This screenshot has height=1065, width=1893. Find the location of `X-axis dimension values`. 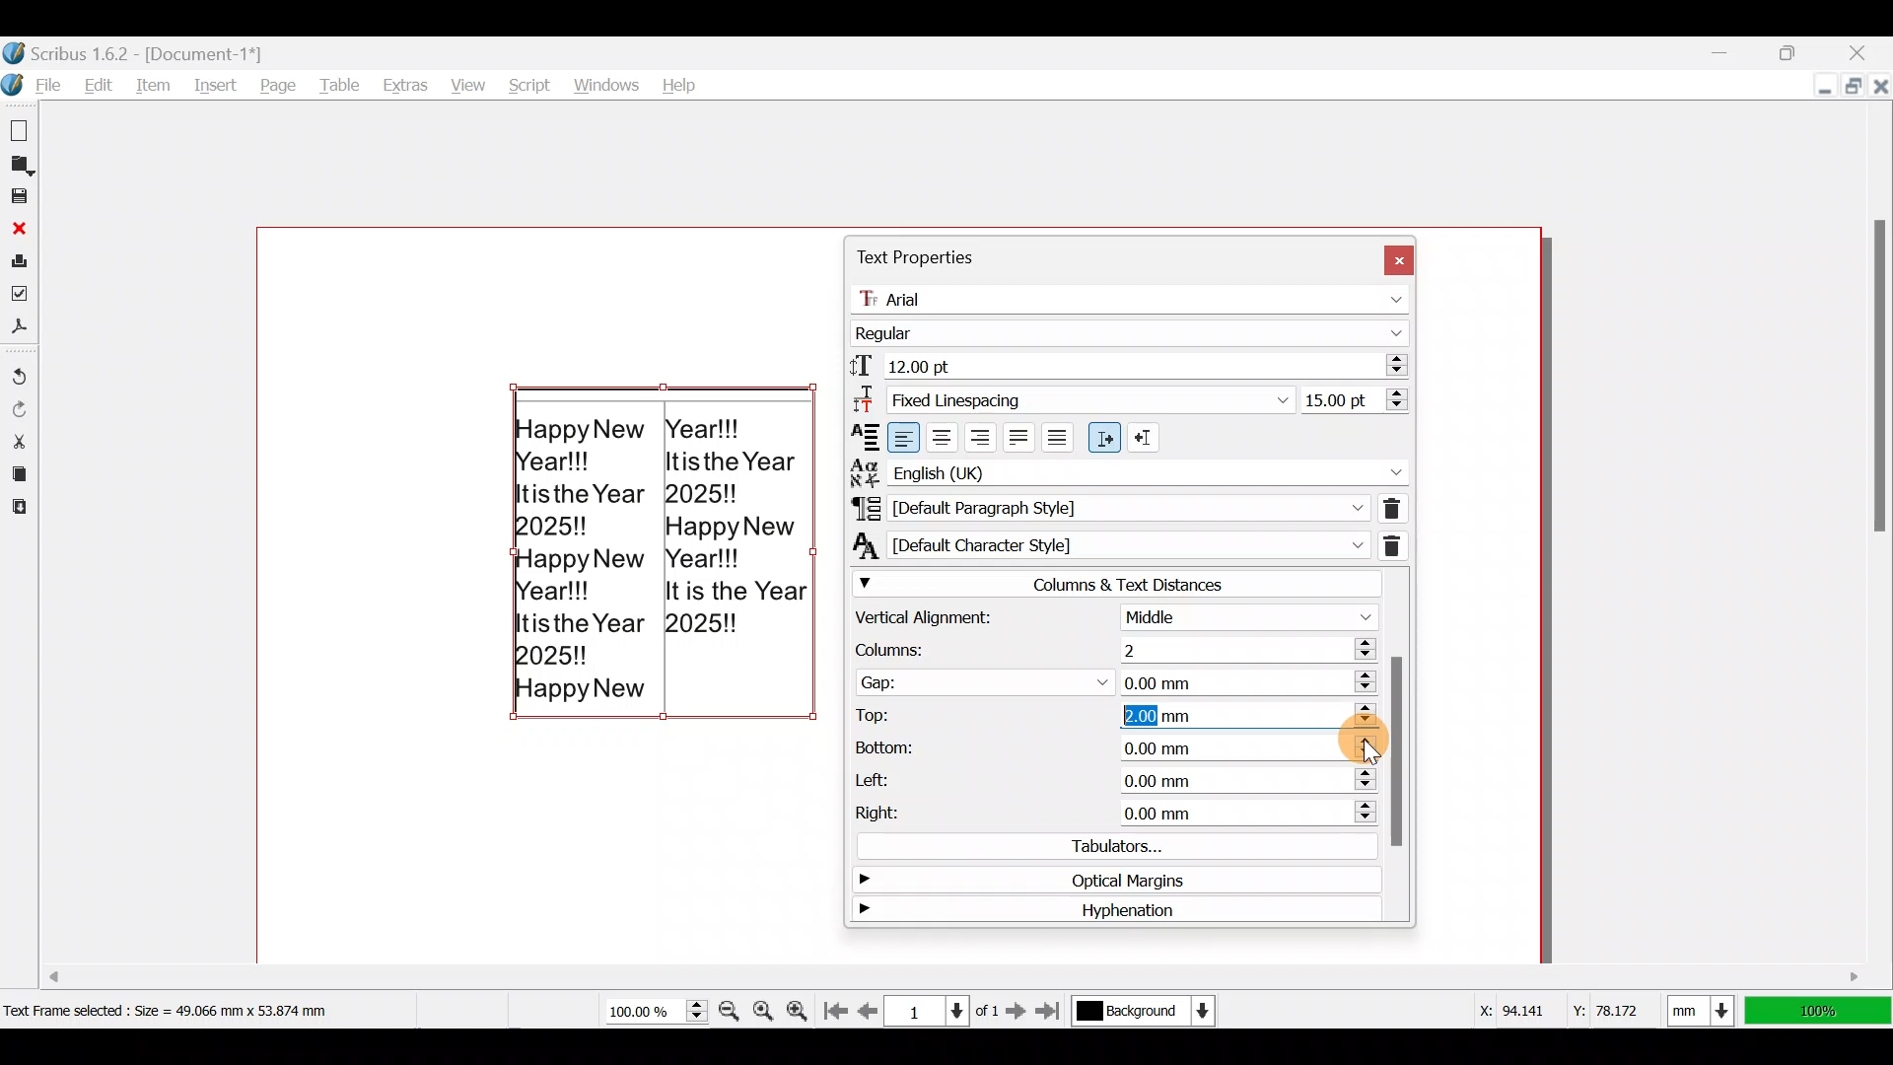

X-axis dimension values is located at coordinates (1507, 1011).